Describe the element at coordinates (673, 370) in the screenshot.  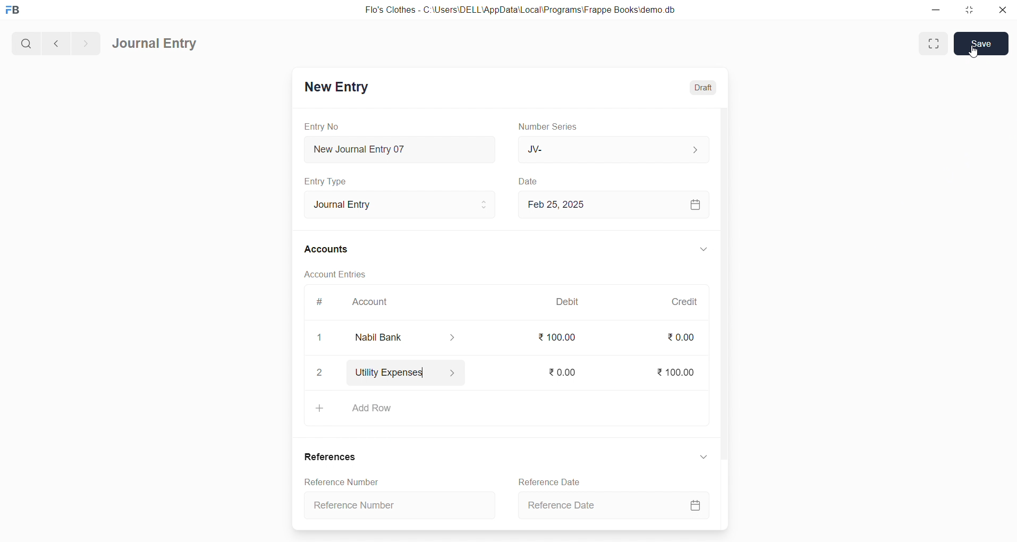
I see `₹ 100.00` at that location.